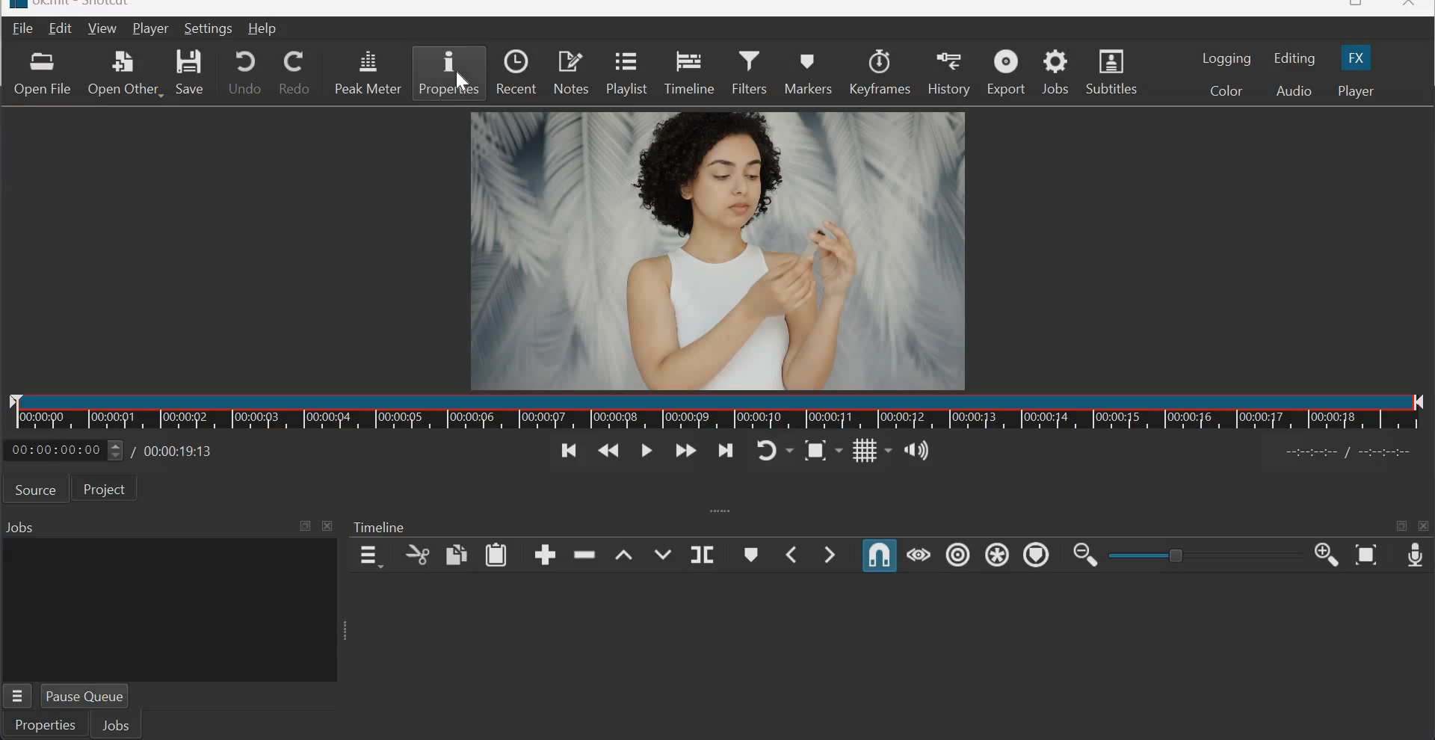 This screenshot has height=740, width=1435. Describe the element at coordinates (776, 450) in the screenshot. I see `Toggle player looping` at that location.